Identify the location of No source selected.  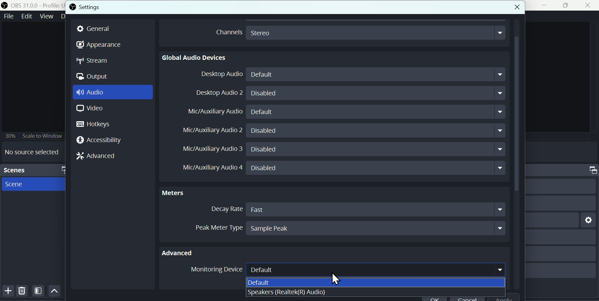
(32, 152).